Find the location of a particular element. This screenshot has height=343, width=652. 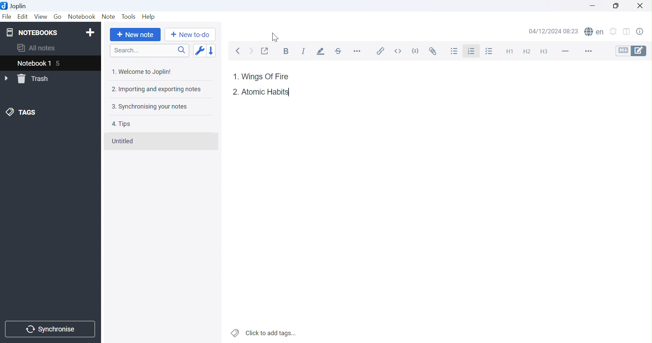

Heading 3 is located at coordinates (546, 52).